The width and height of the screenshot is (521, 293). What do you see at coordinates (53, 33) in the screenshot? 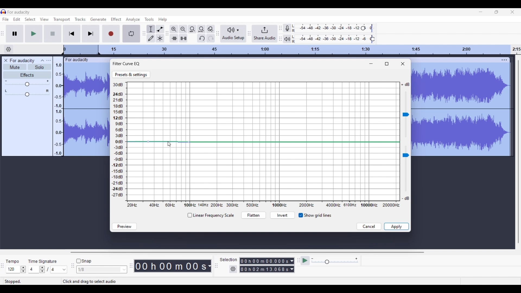
I see `Stop` at bounding box center [53, 33].